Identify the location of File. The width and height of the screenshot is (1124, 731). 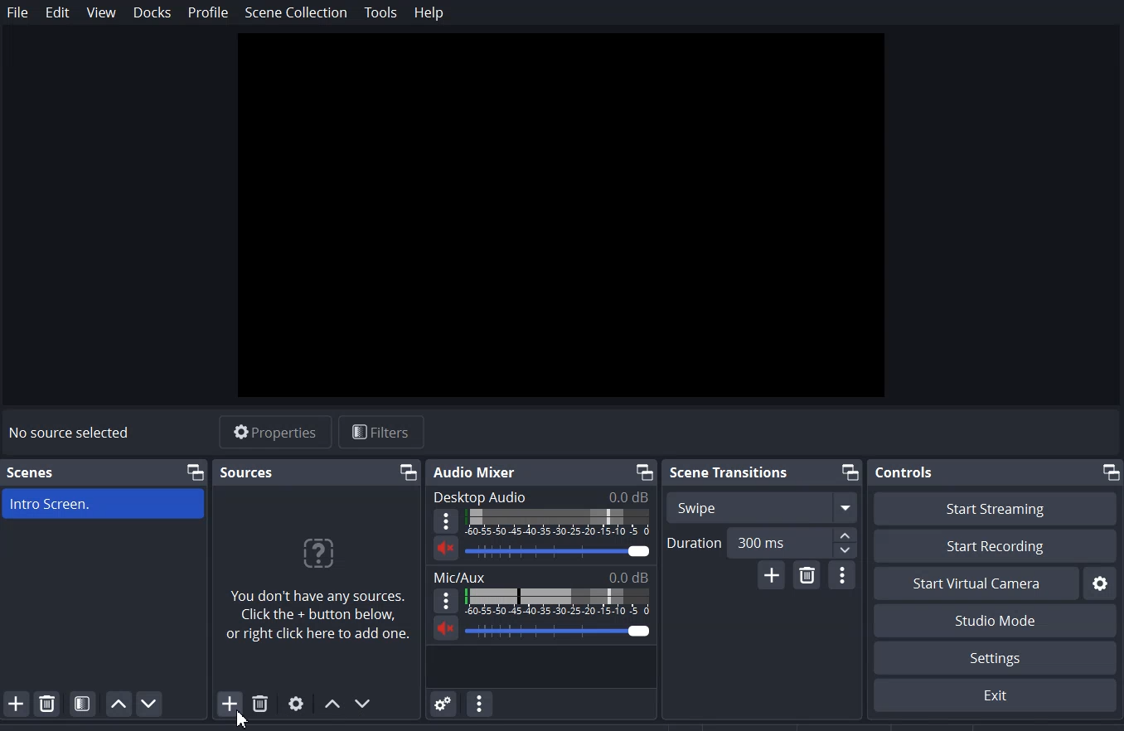
(17, 12).